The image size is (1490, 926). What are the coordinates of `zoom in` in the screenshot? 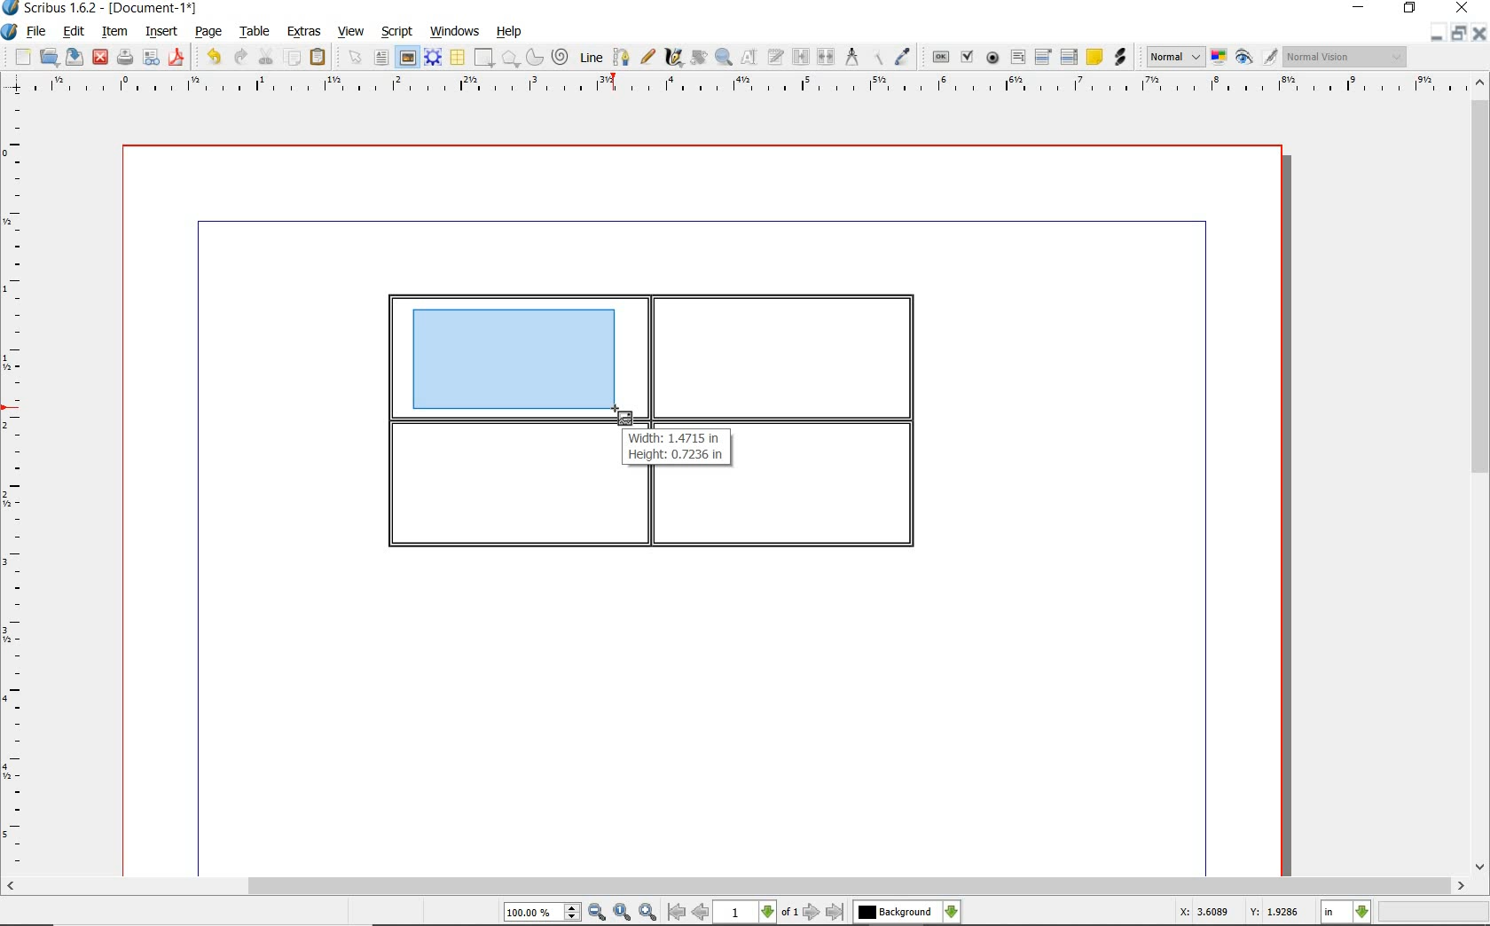 It's located at (648, 913).